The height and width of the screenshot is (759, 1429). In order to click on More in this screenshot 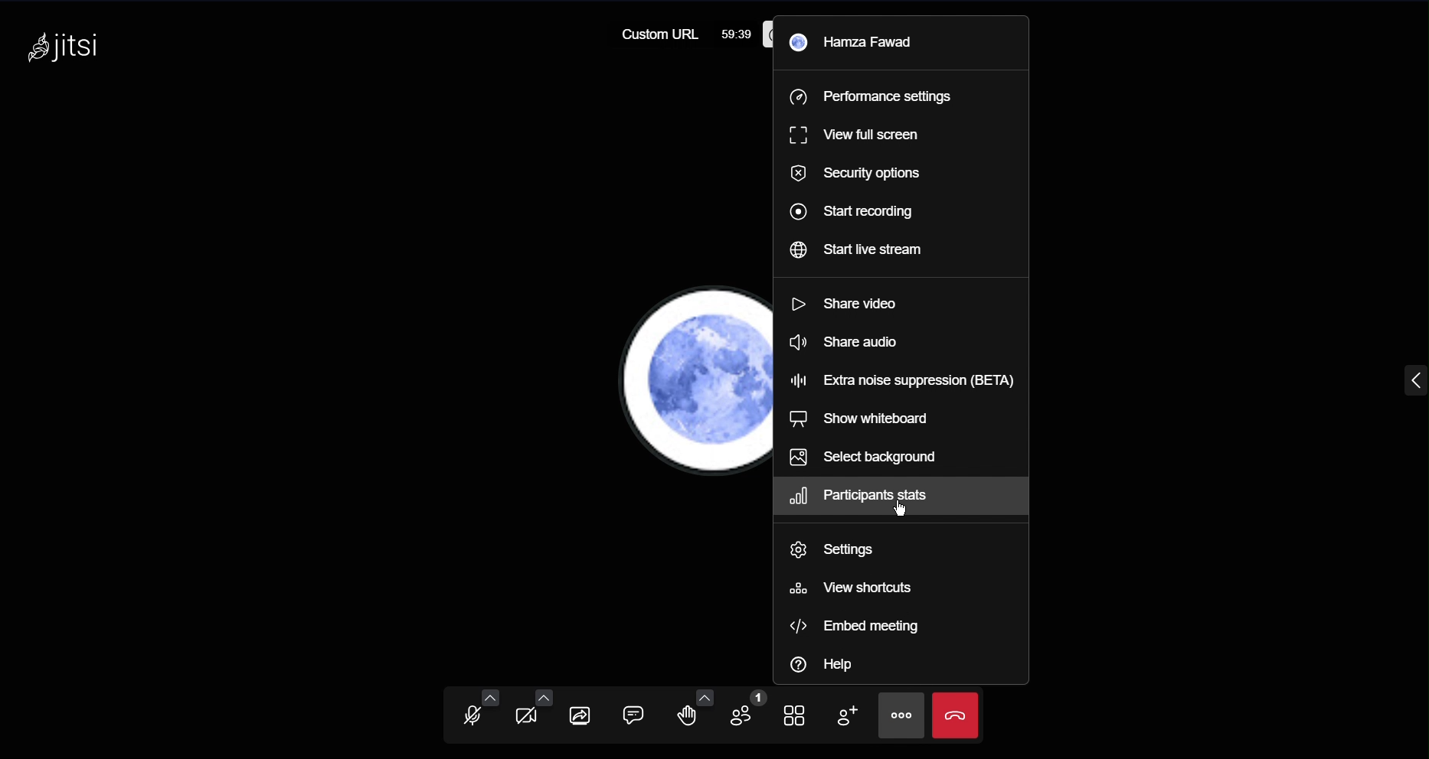, I will do `click(898, 713)`.